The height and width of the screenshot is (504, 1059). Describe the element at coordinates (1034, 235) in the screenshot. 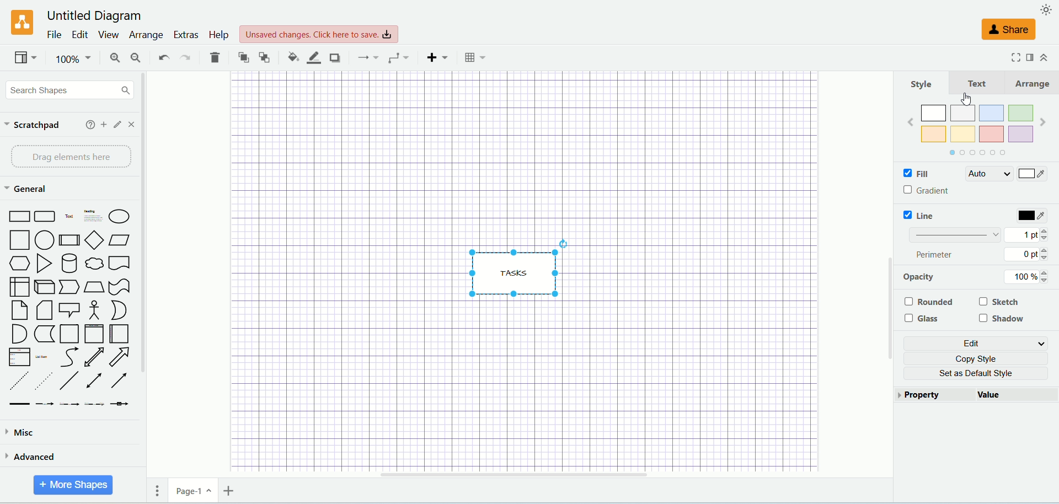

I see `1 pt` at that location.